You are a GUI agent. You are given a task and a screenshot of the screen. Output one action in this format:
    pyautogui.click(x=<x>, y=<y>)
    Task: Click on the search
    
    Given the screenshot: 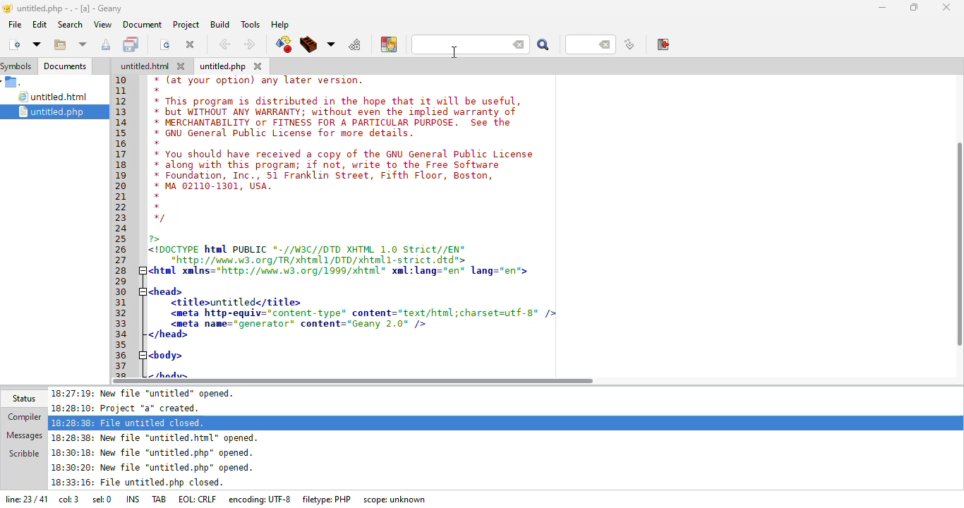 What is the action you would take?
    pyautogui.click(x=543, y=46)
    